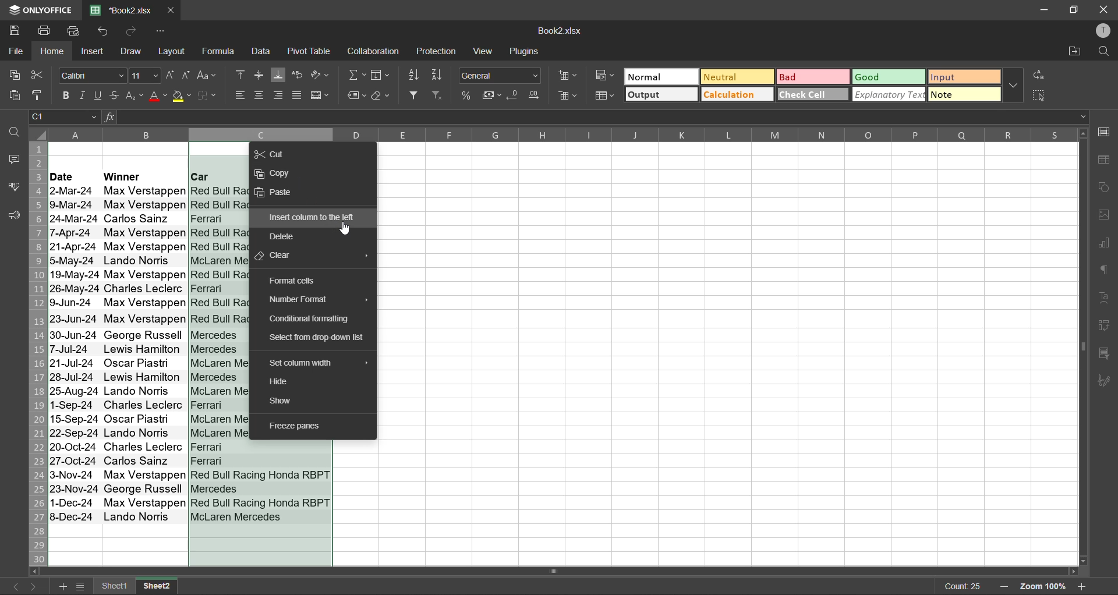  I want to click on c1, so click(65, 118).